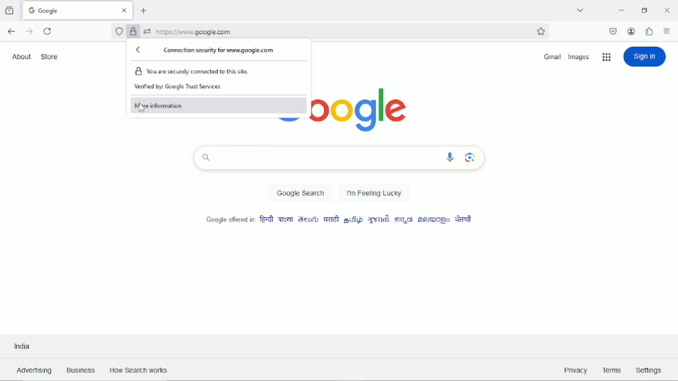 Image resolution: width=678 pixels, height=381 pixels. Describe the element at coordinates (194, 71) in the screenshot. I see `You are securely connected to this site.` at that location.